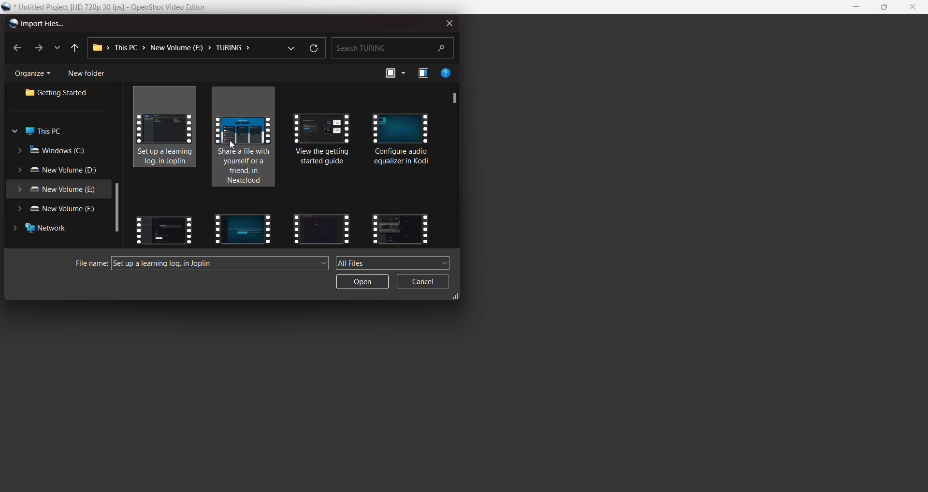 The image size is (928, 492). I want to click on videos, so click(240, 228).